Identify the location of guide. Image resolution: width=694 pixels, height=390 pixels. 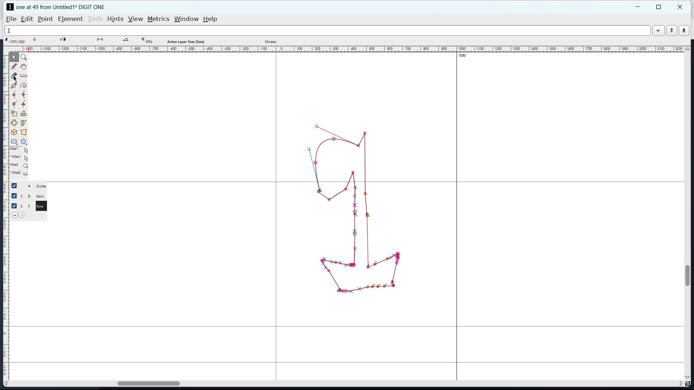
(43, 186).